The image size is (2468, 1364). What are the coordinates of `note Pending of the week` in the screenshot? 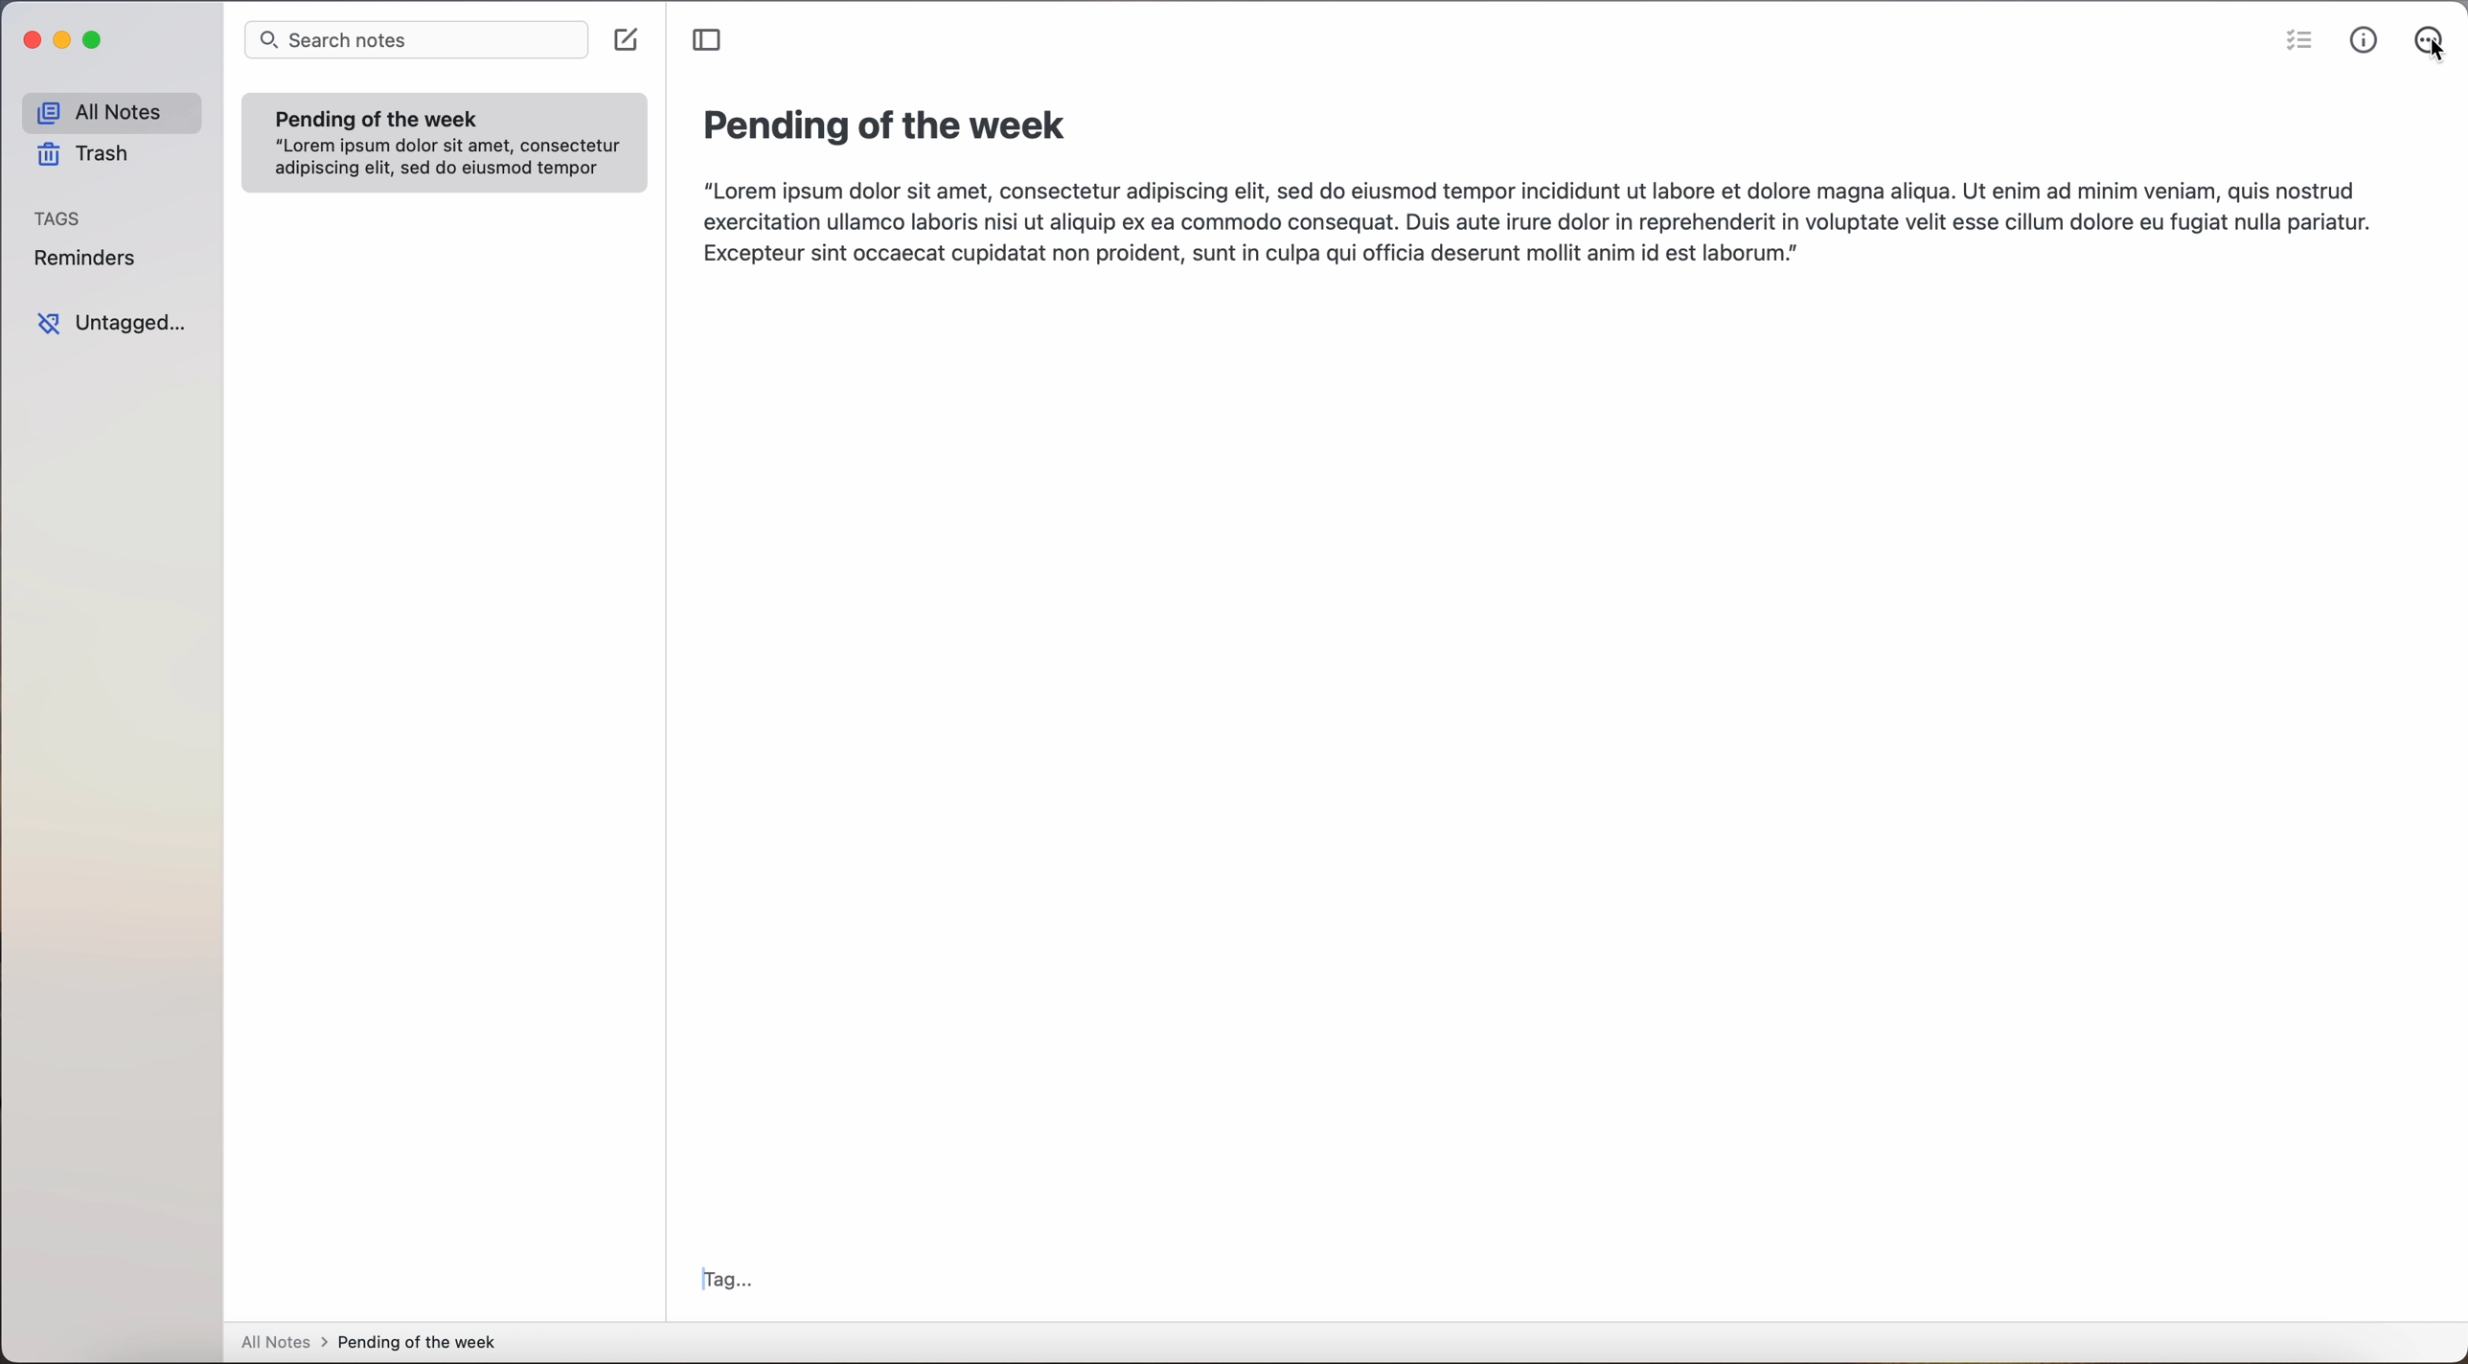 It's located at (445, 142).